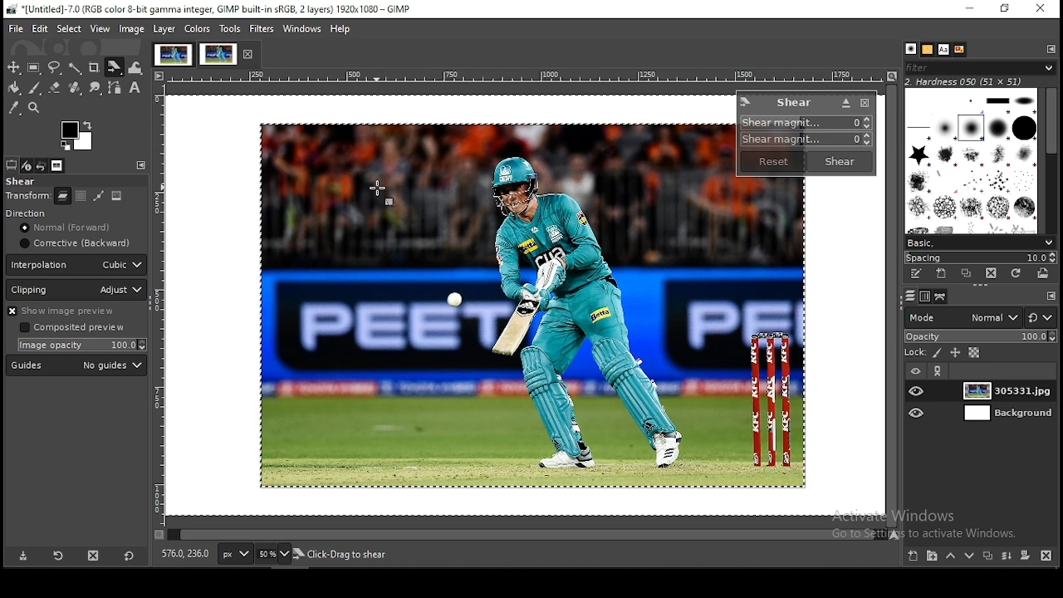 Image resolution: width=1063 pixels, height=598 pixels. What do you see at coordinates (131, 29) in the screenshot?
I see `image` at bounding box center [131, 29].